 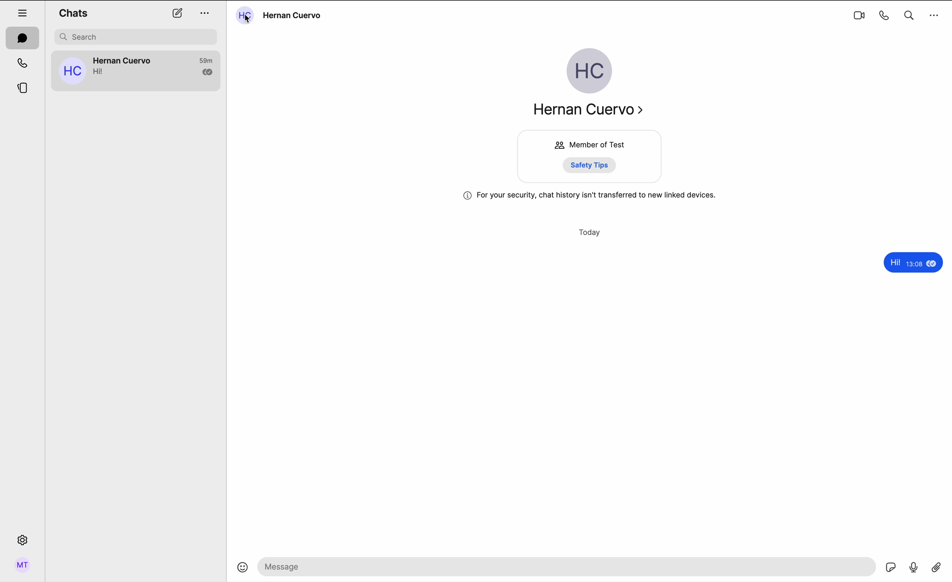 What do you see at coordinates (588, 195) in the screenshot?
I see `information` at bounding box center [588, 195].